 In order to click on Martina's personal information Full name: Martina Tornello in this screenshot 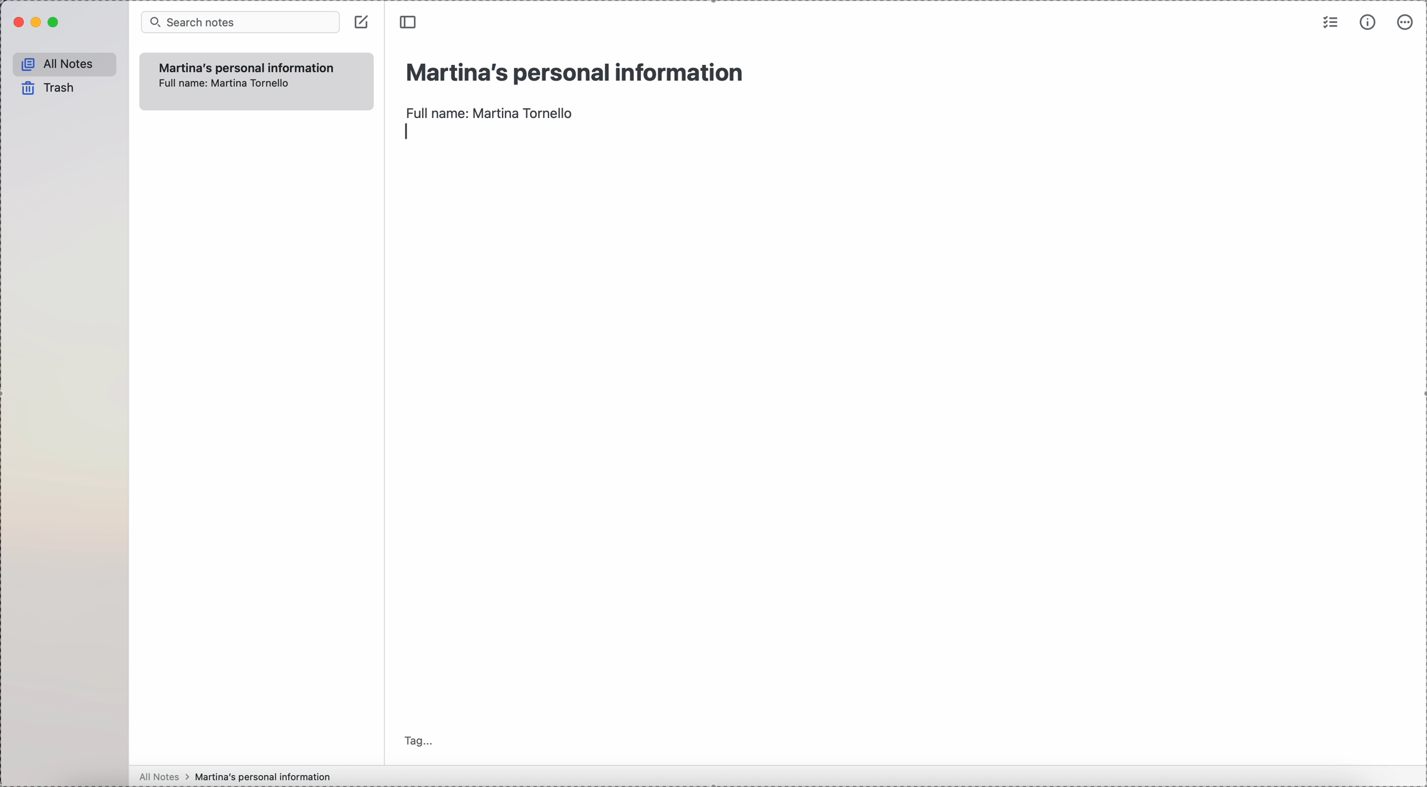, I will do `click(247, 79)`.